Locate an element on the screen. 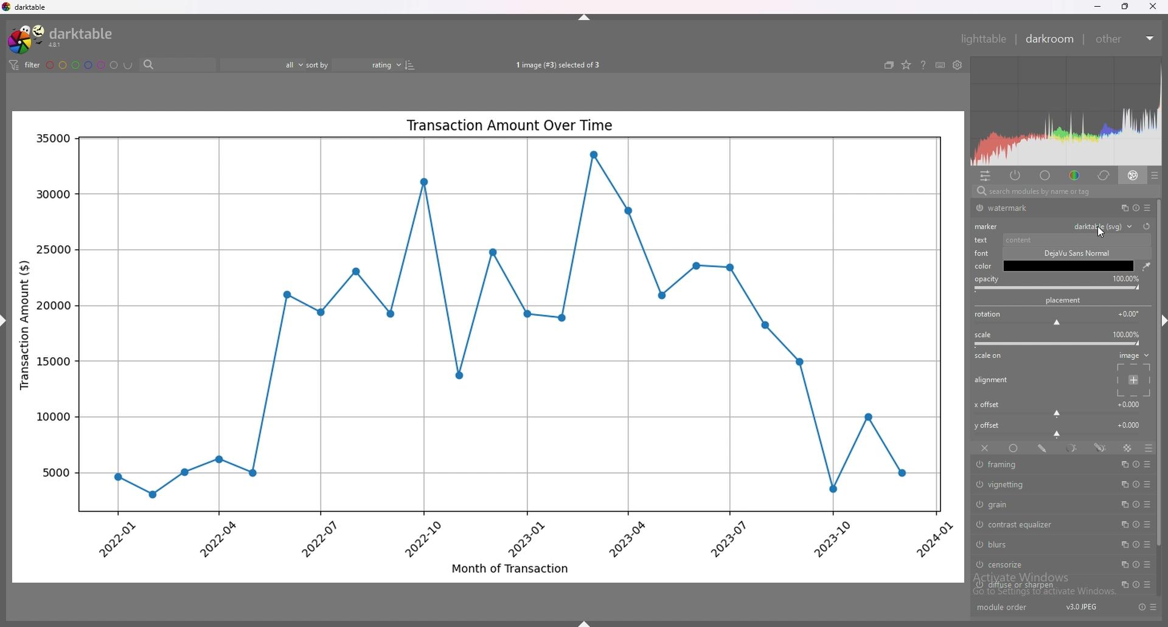 This screenshot has width=1168, height=627. watermark type is located at coordinates (1104, 227).